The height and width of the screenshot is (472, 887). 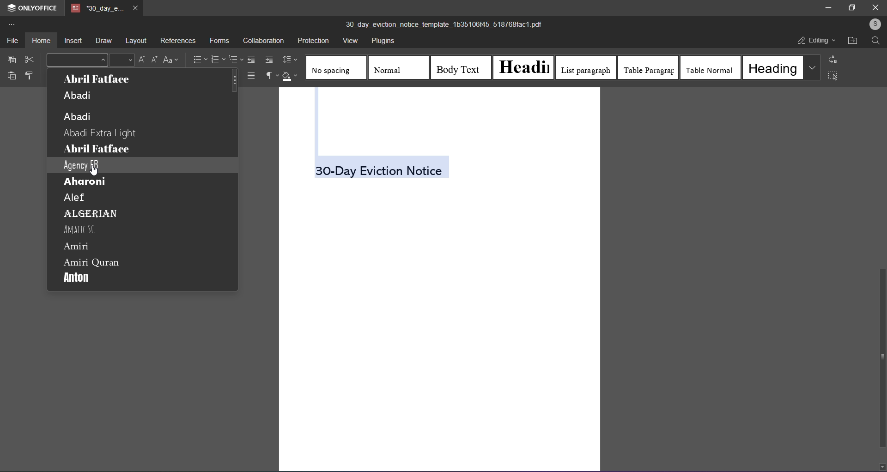 I want to click on view, so click(x=349, y=42).